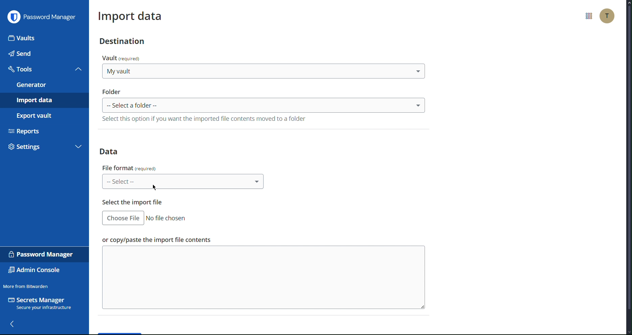 This screenshot has height=335, width=632. Describe the element at coordinates (131, 15) in the screenshot. I see `Import data` at that location.